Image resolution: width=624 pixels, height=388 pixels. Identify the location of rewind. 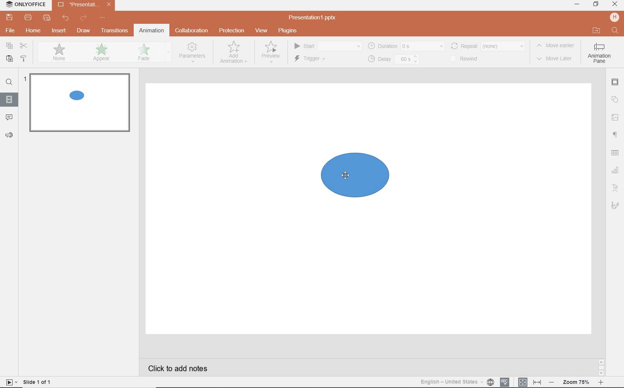
(468, 59).